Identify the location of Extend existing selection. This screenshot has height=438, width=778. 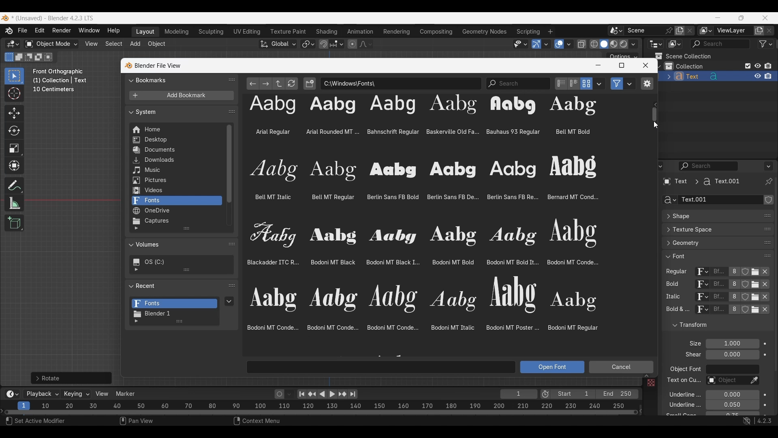
(19, 57).